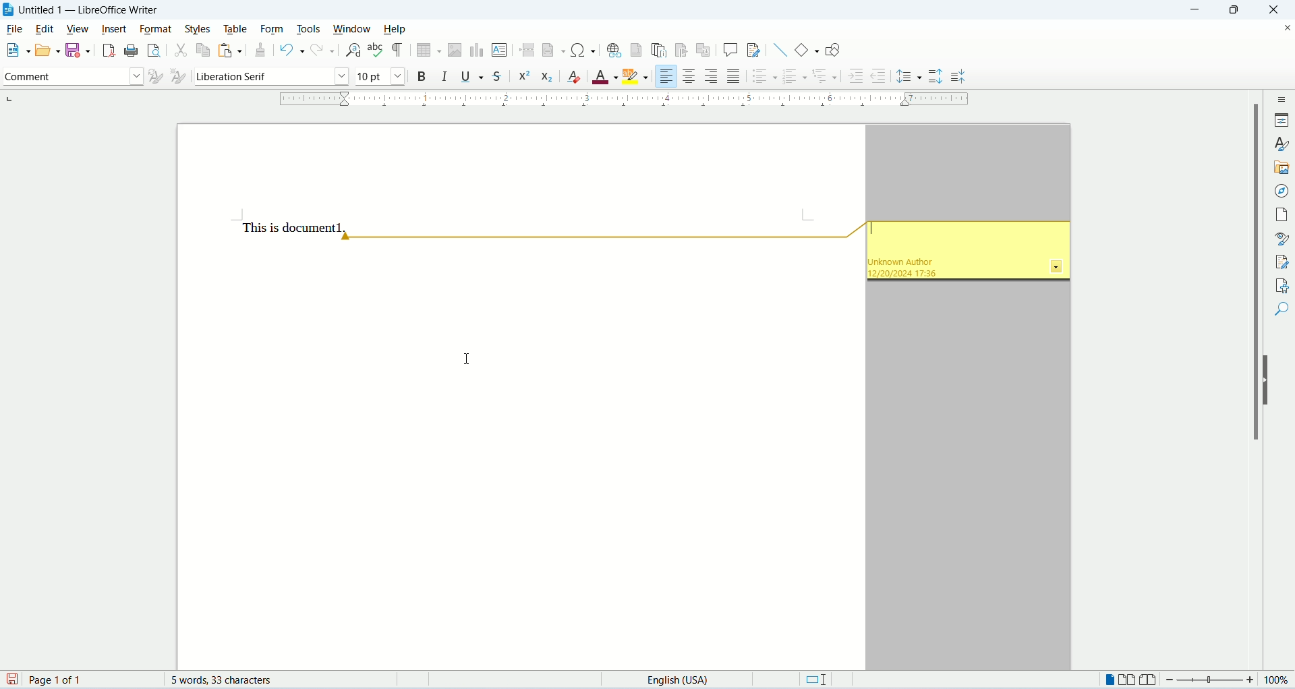  Describe the element at coordinates (681, 51) in the screenshot. I see `insert bibliograph` at that location.